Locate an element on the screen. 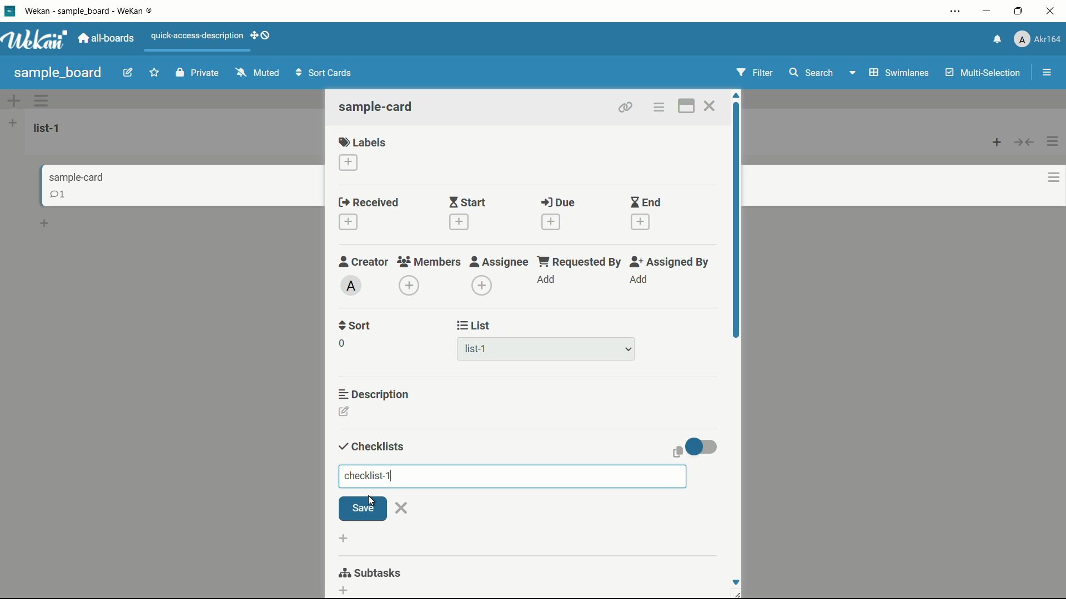 This screenshot has height=599, width=1066. quick-access-description is located at coordinates (195, 36).